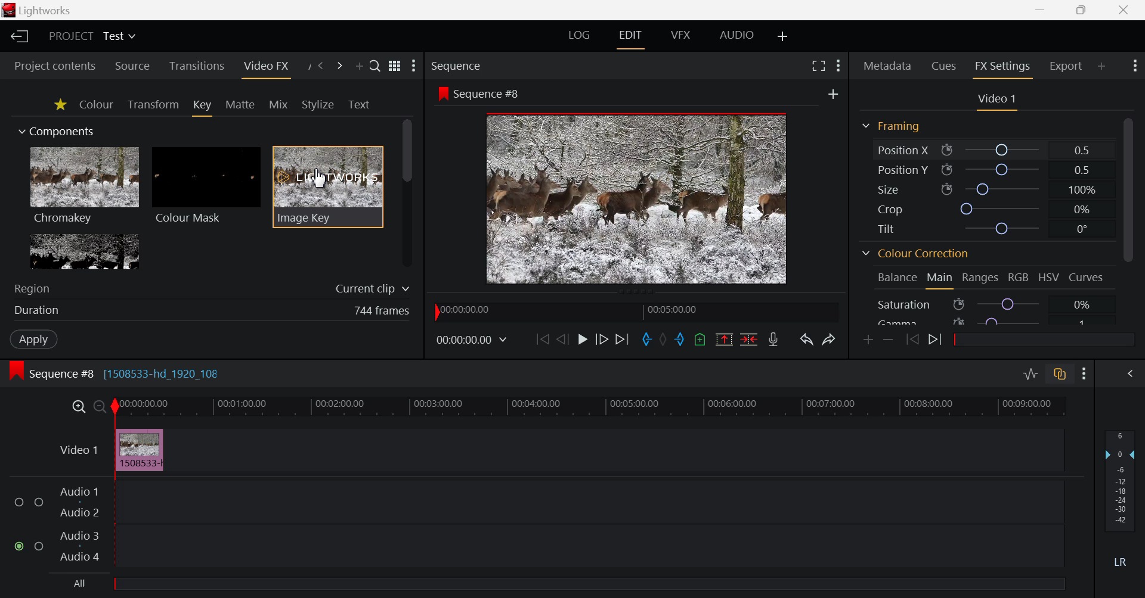 This screenshot has height=598, width=1145. Describe the element at coordinates (39, 502) in the screenshot. I see `checkbox` at that location.